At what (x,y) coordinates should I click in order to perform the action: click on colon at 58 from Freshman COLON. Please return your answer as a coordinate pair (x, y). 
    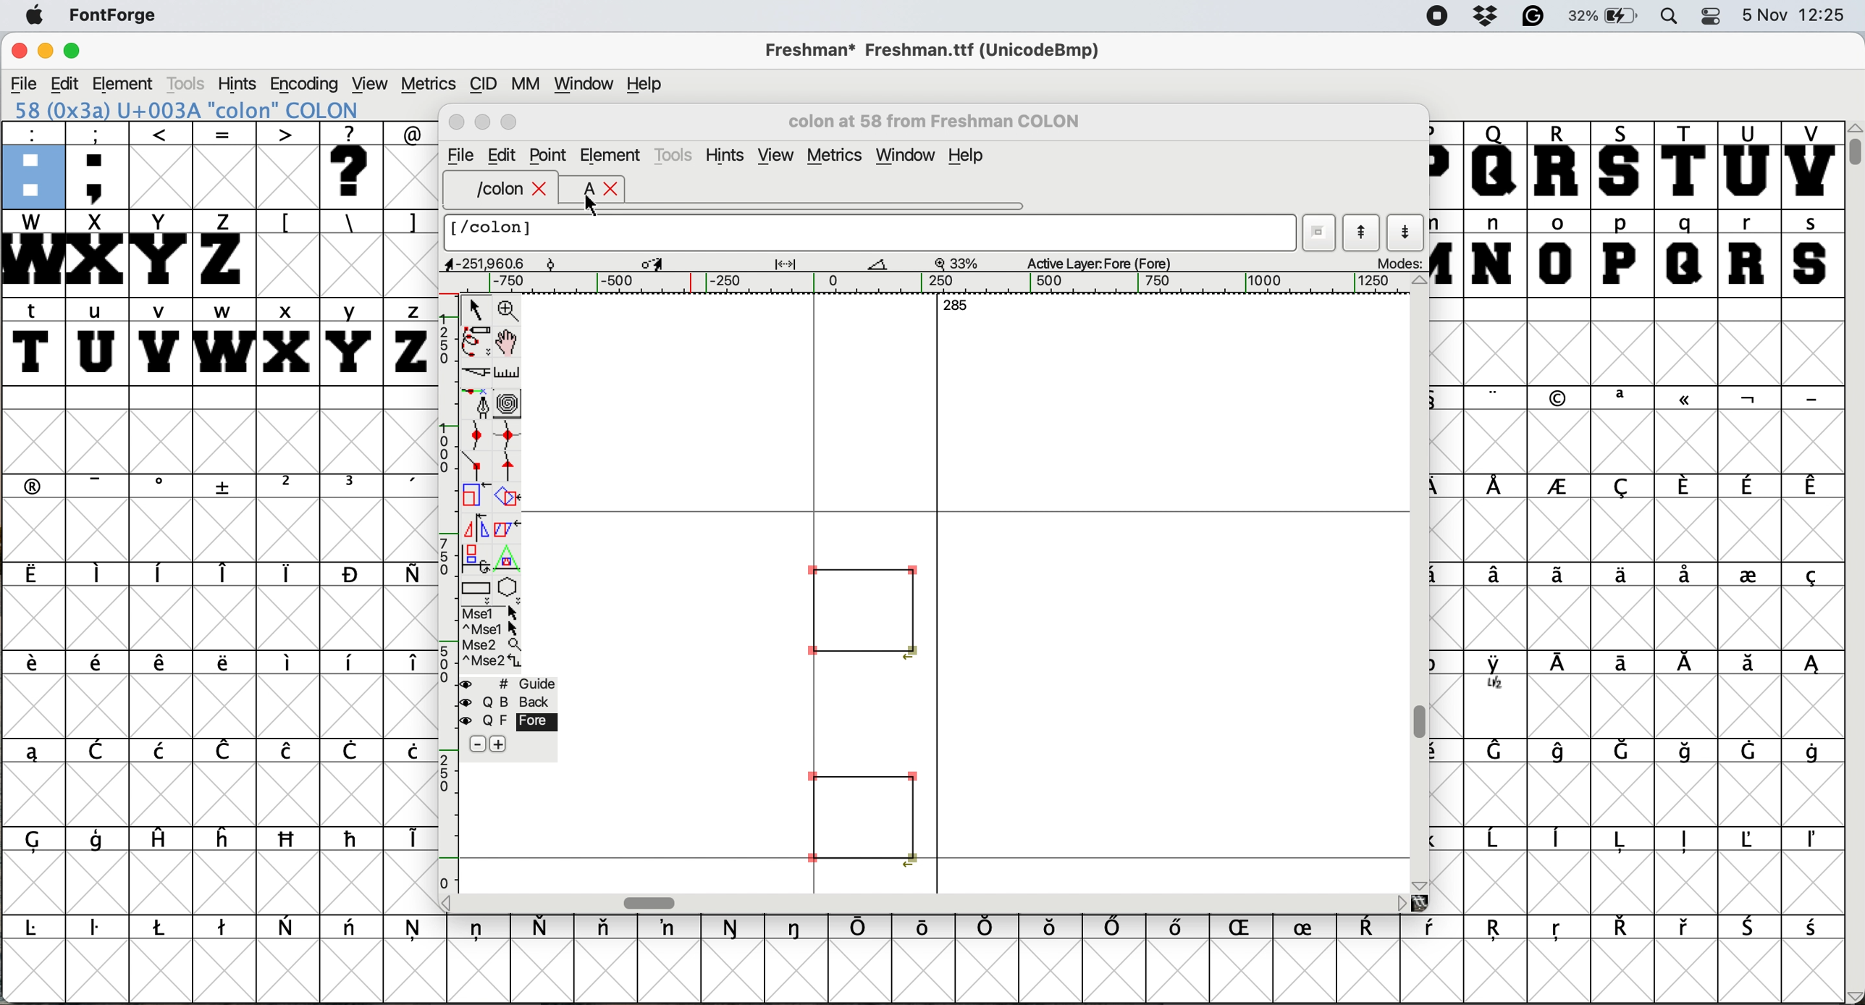
    Looking at the image, I should click on (947, 120).